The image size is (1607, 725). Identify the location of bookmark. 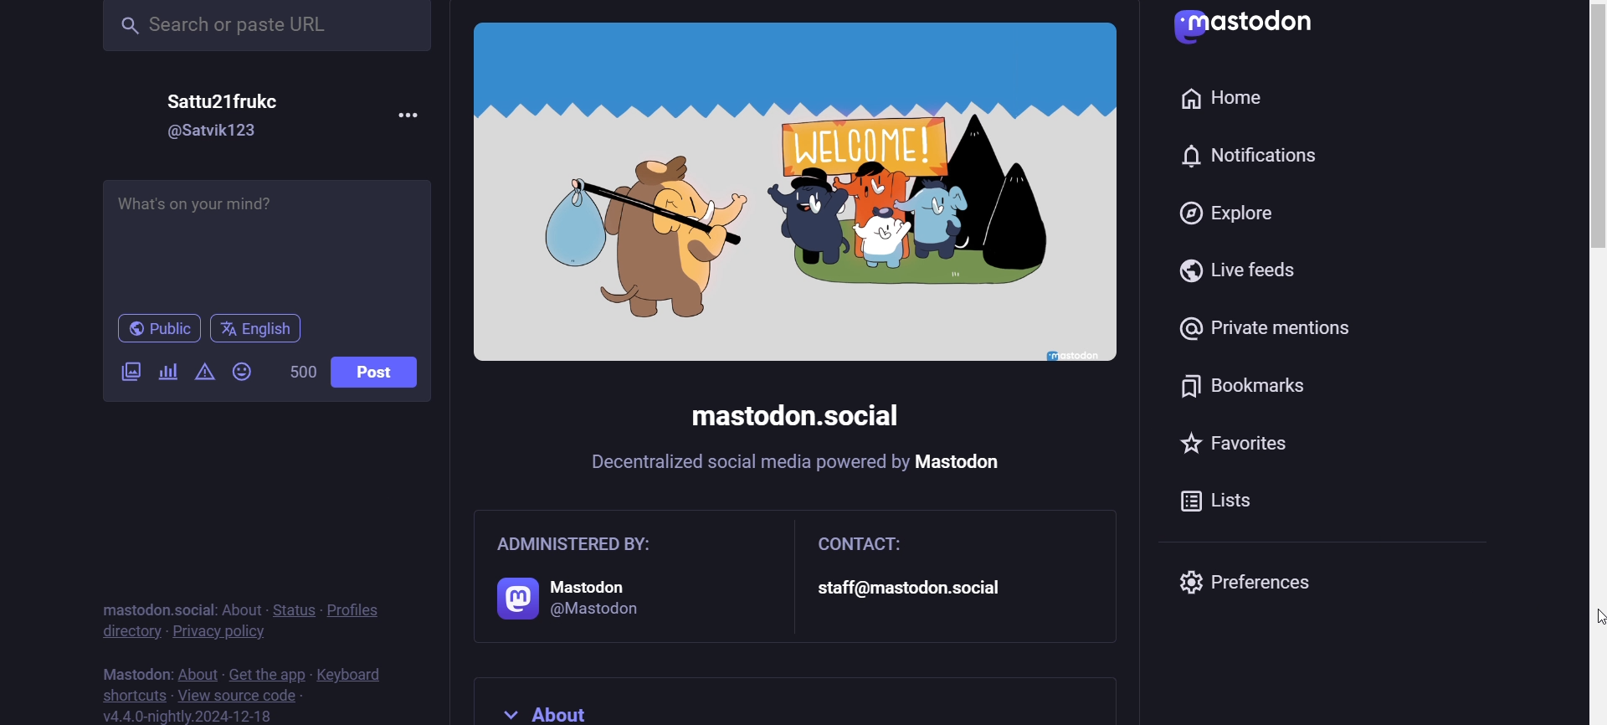
(1251, 389).